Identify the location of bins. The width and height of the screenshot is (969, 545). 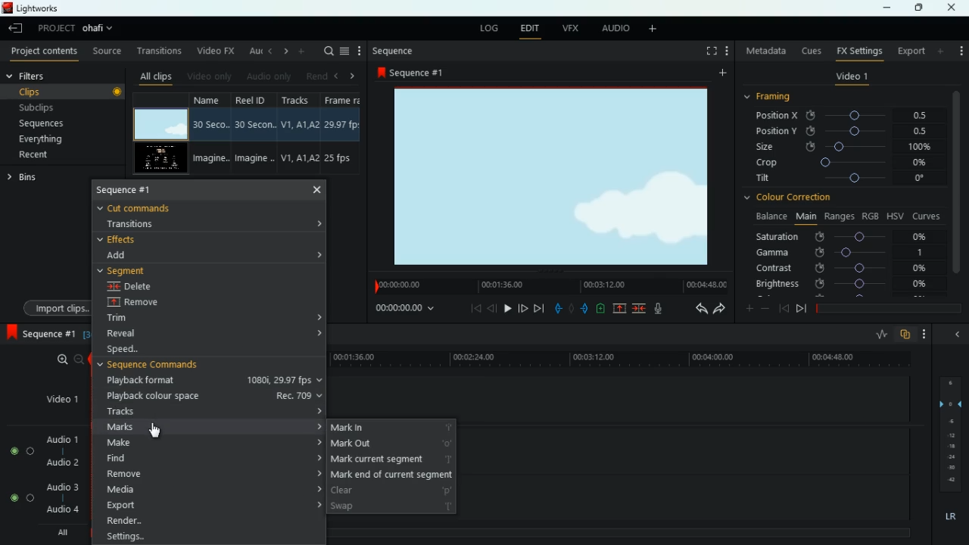
(26, 178).